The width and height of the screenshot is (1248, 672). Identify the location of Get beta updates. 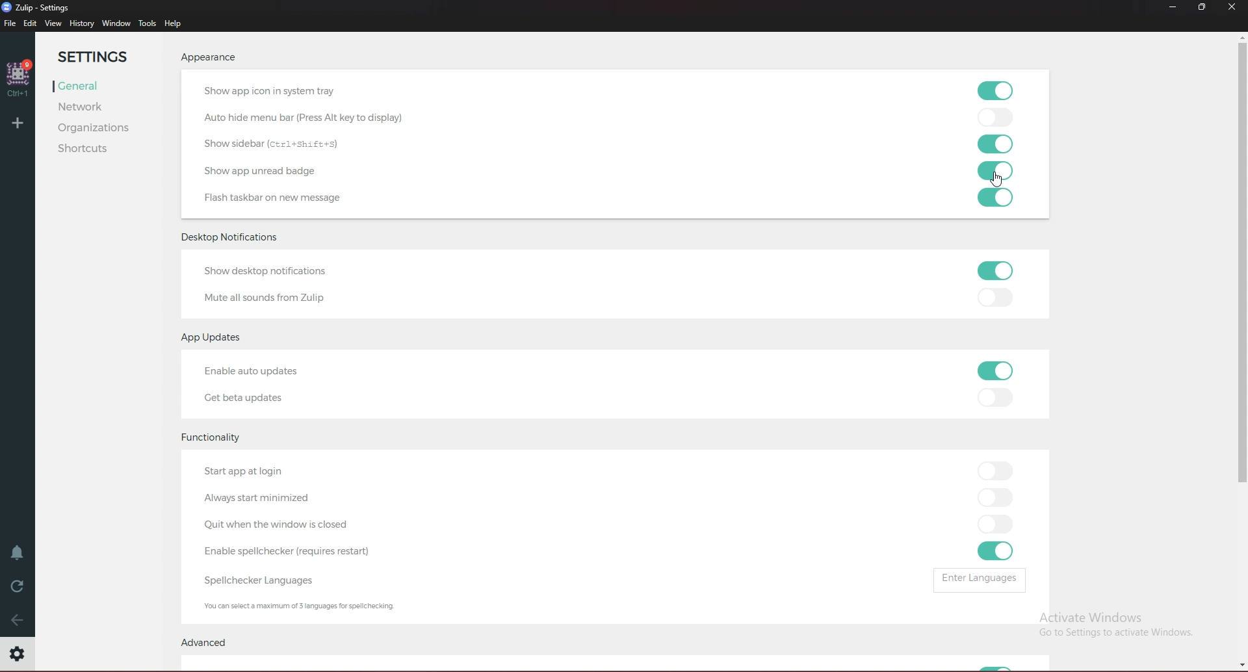
(245, 400).